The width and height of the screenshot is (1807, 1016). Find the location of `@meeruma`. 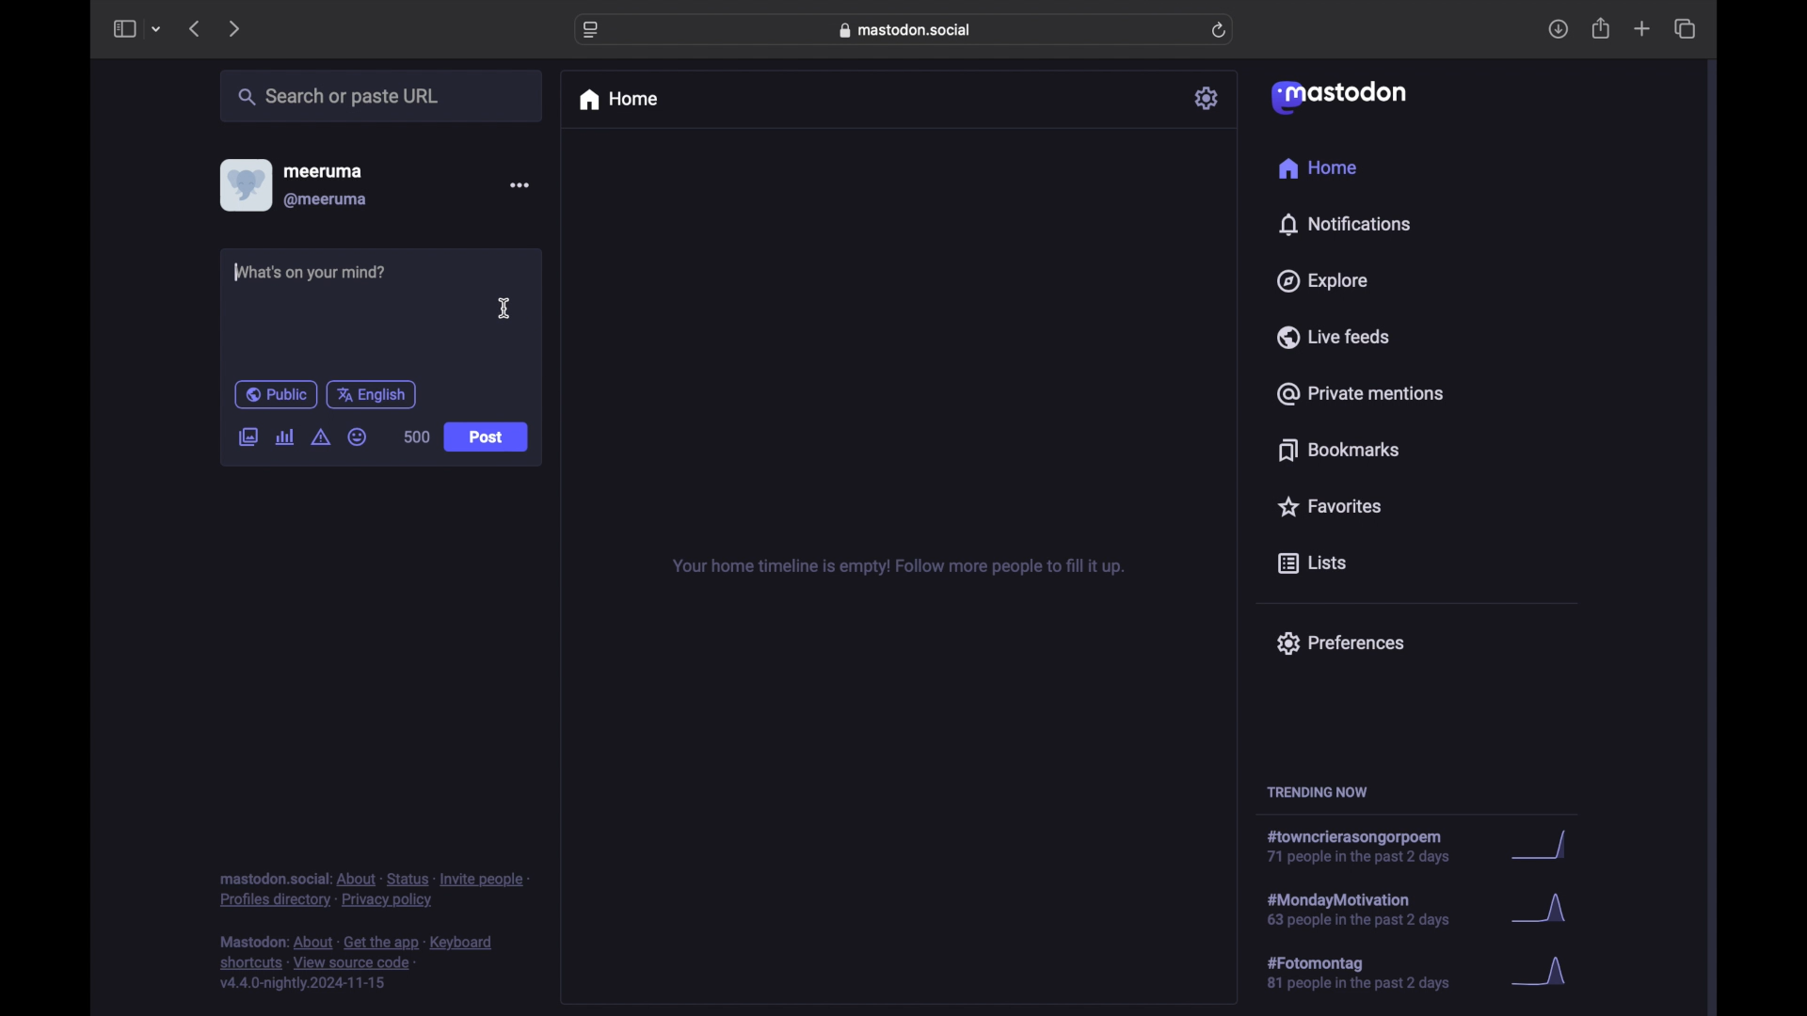

@meeruma is located at coordinates (328, 200).